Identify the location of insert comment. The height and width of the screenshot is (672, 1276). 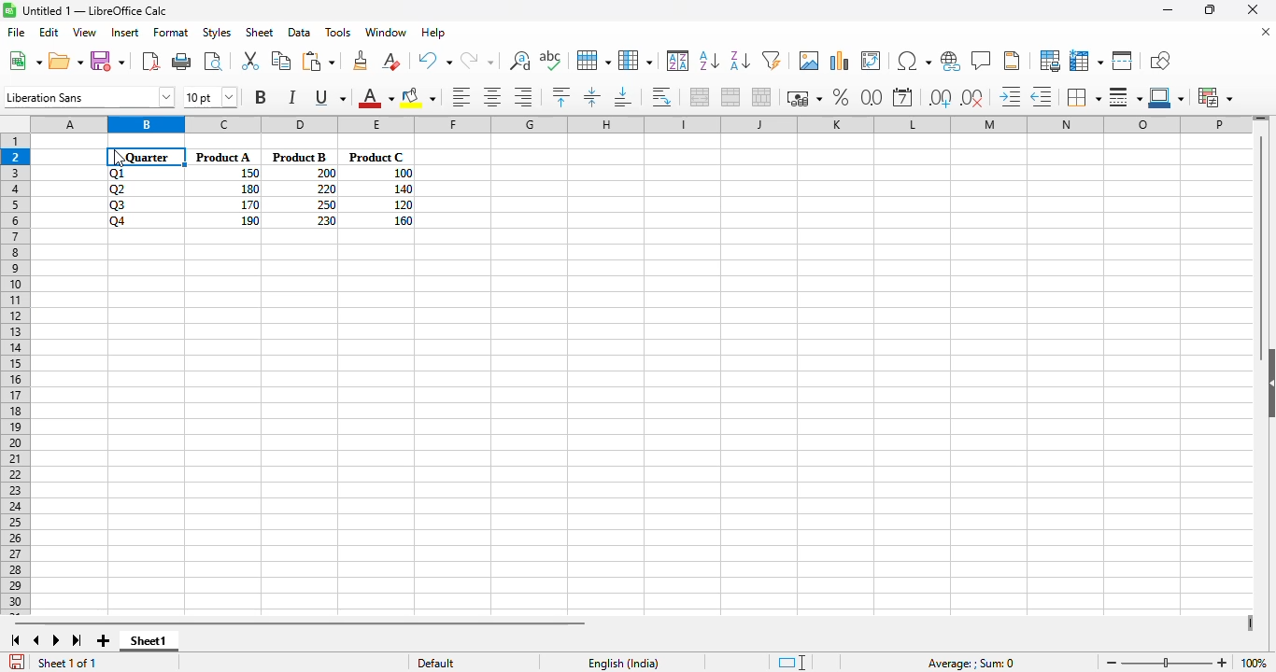
(982, 61).